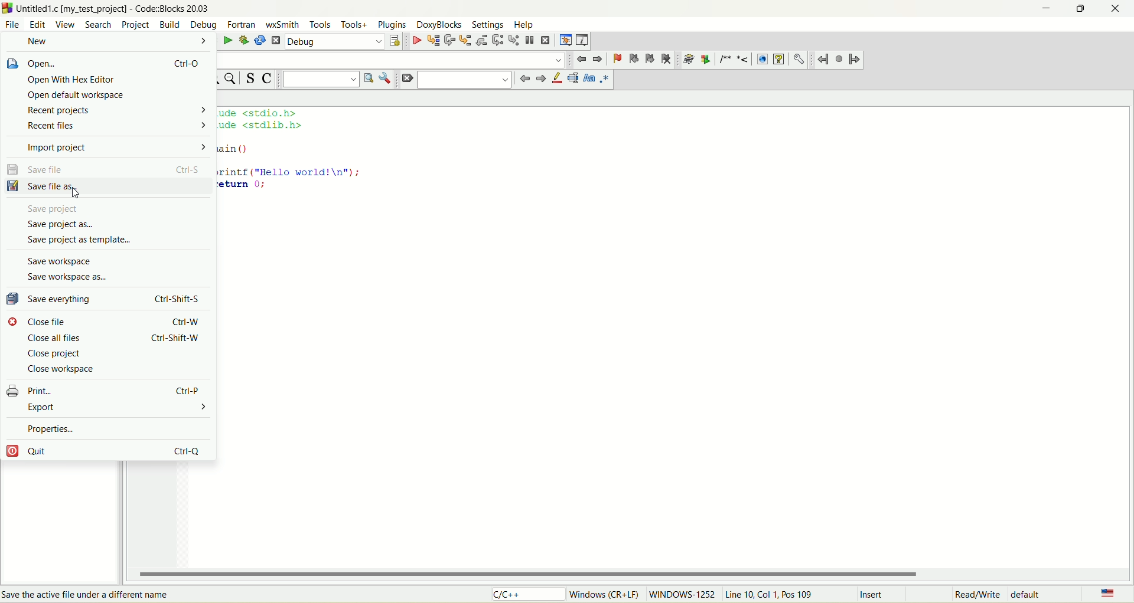 This screenshot has width=1134, height=603. I want to click on save workspace, so click(58, 260).